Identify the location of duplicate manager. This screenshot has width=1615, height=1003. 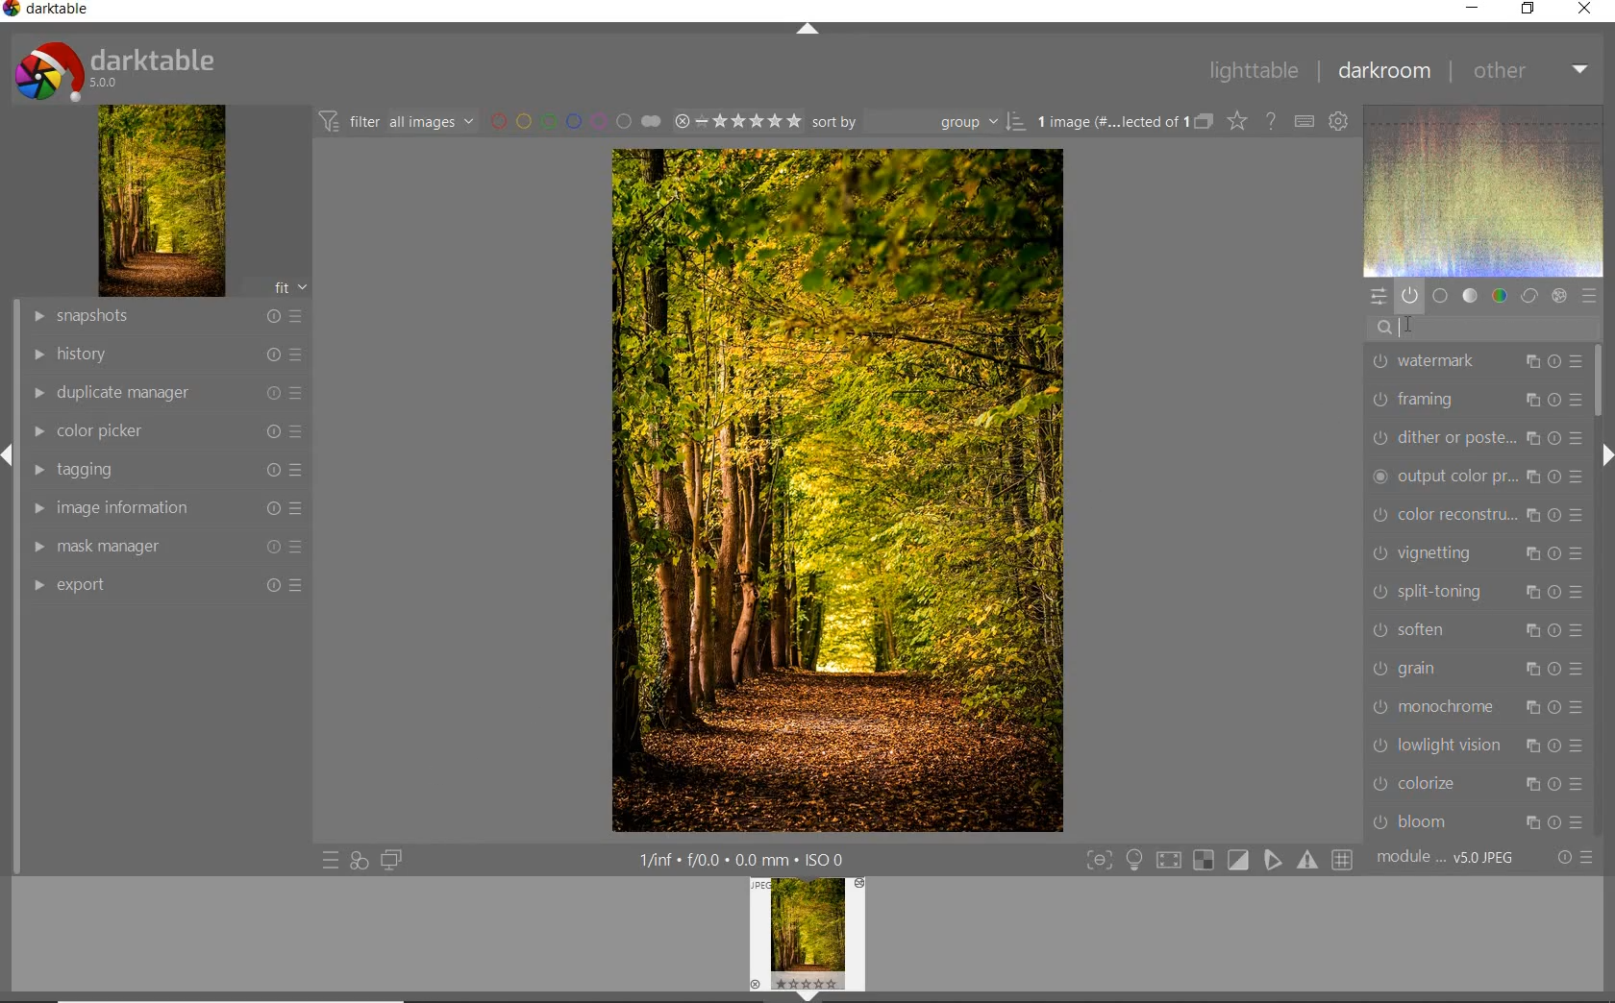
(168, 393).